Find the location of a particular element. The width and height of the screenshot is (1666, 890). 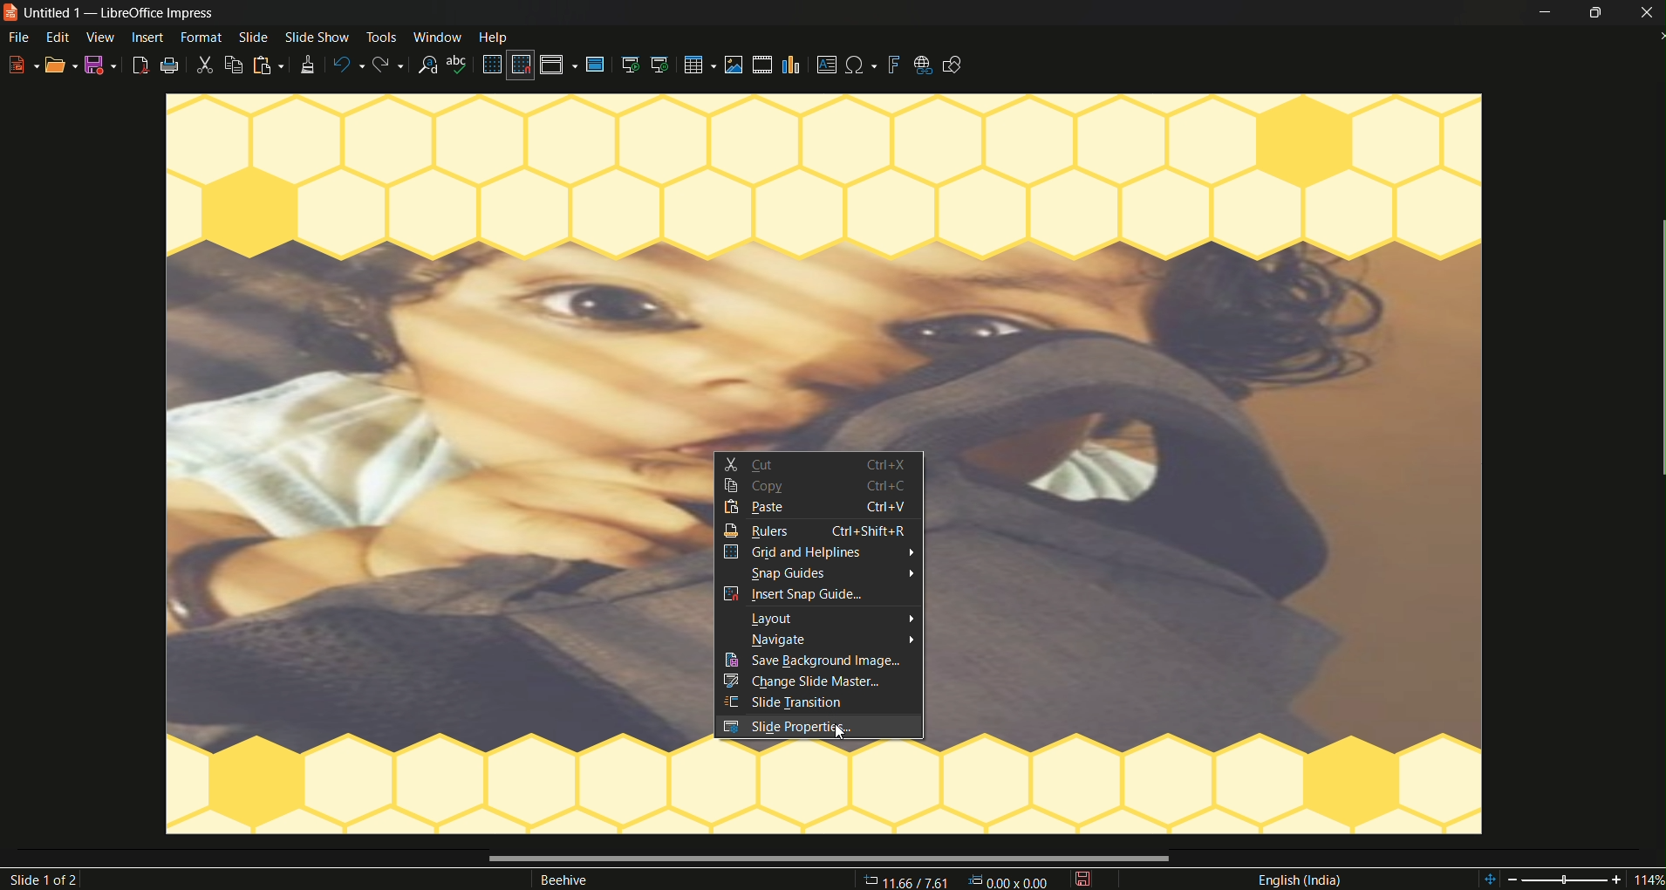

open is located at coordinates (62, 65).